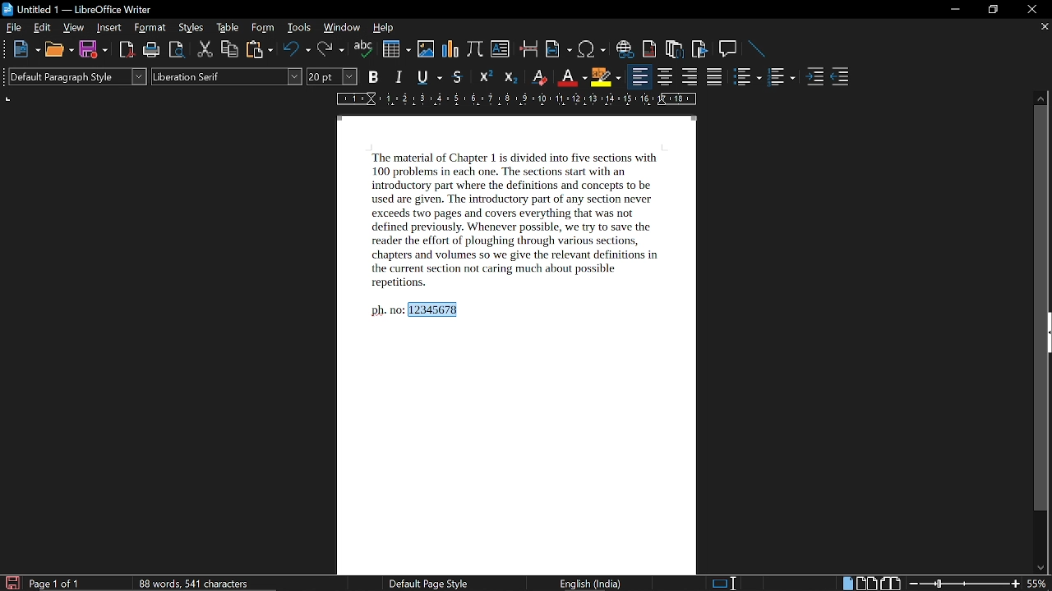 Image resolution: width=1052 pixels, height=591 pixels. I want to click on font size, so click(333, 77).